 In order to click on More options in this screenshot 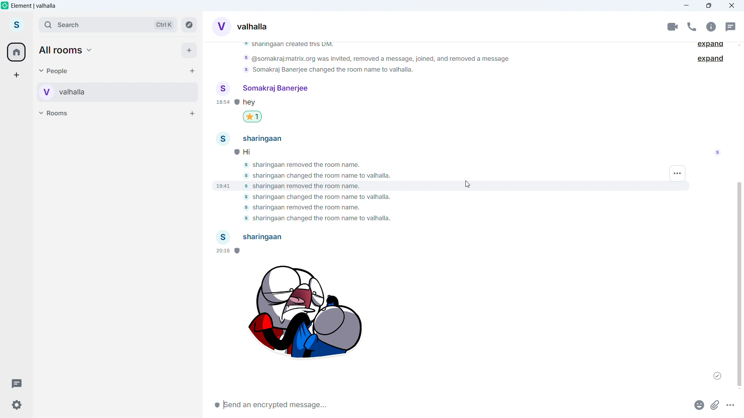, I will do `click(732, 404)`.